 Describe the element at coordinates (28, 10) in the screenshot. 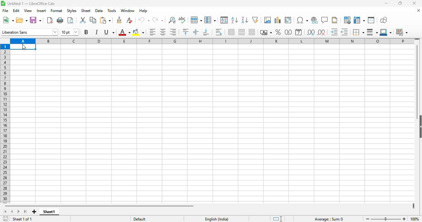

I see `view` at that location.